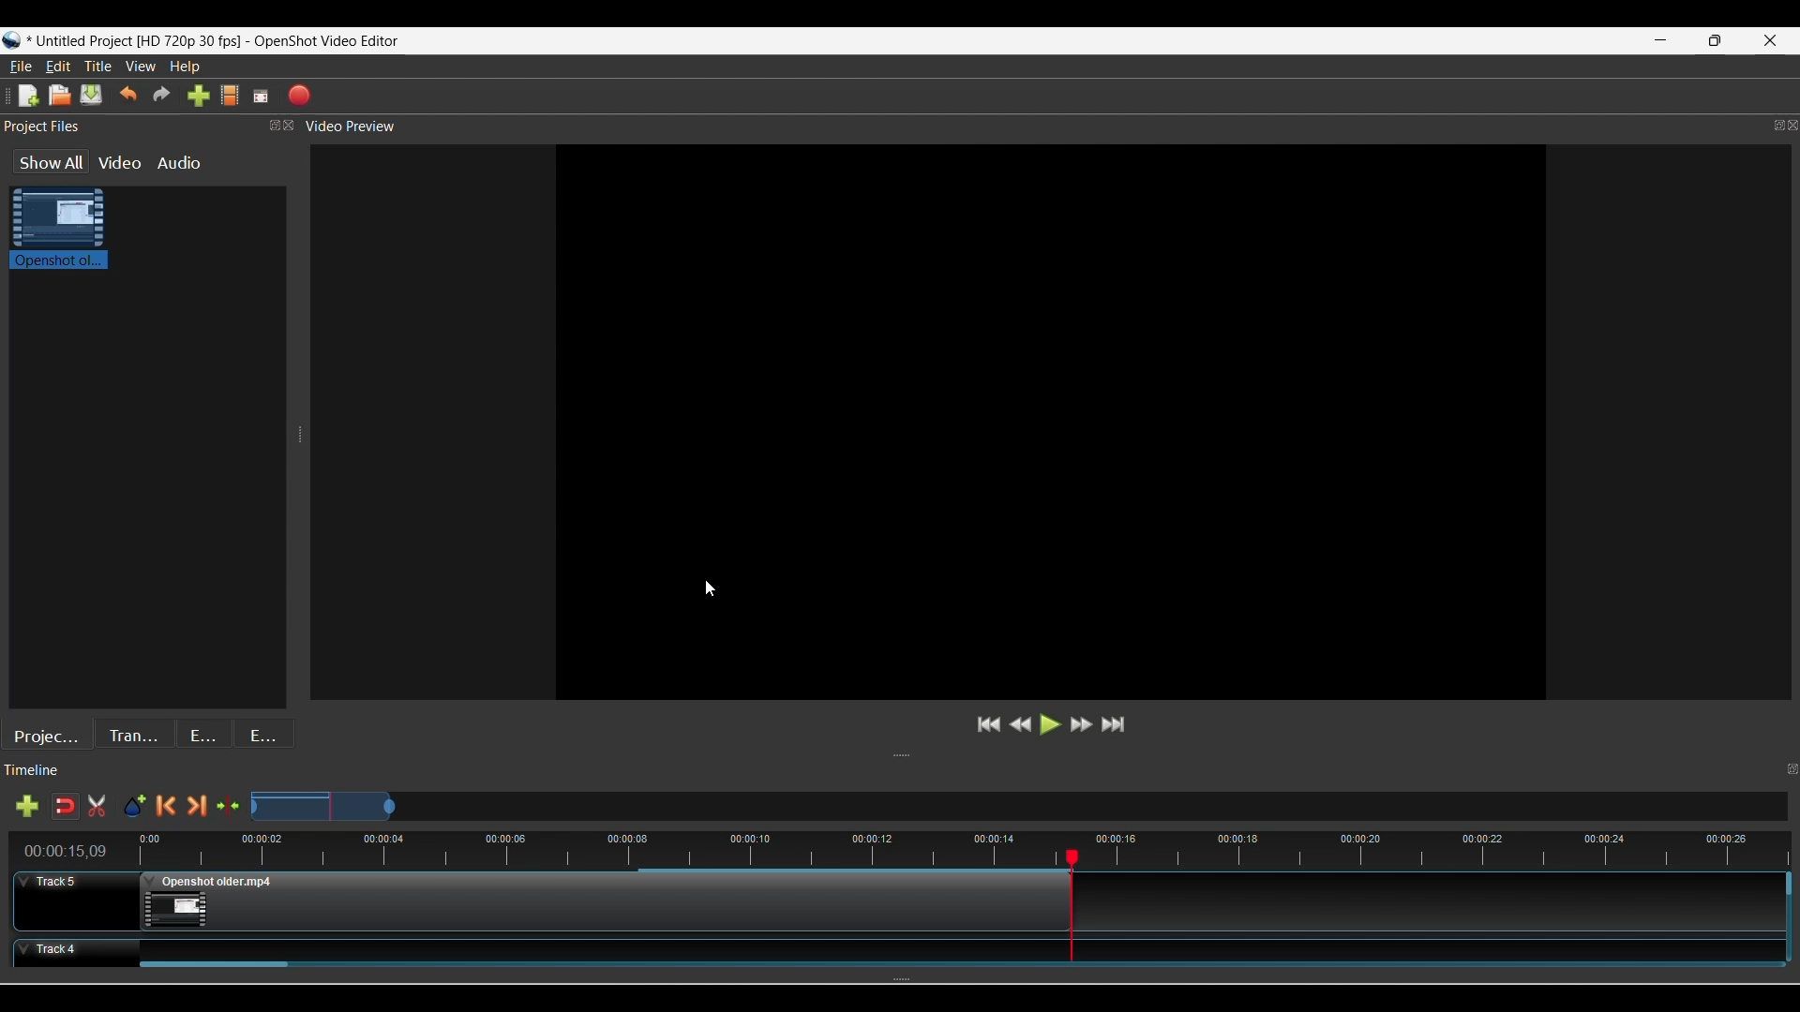  What do you see at coordinates (1017, 807) in the screenshot?
I see `Zoom Slider` at bounding box center [1017, 807].